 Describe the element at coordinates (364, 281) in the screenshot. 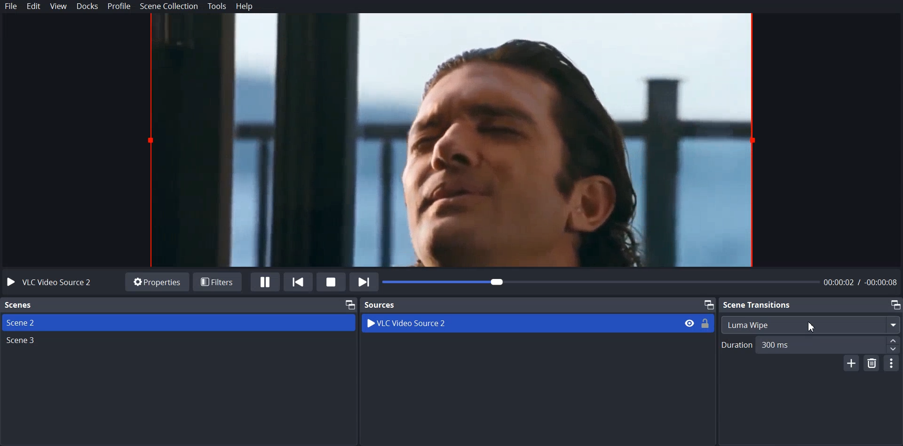

I see `Next in Playlist` at that location.